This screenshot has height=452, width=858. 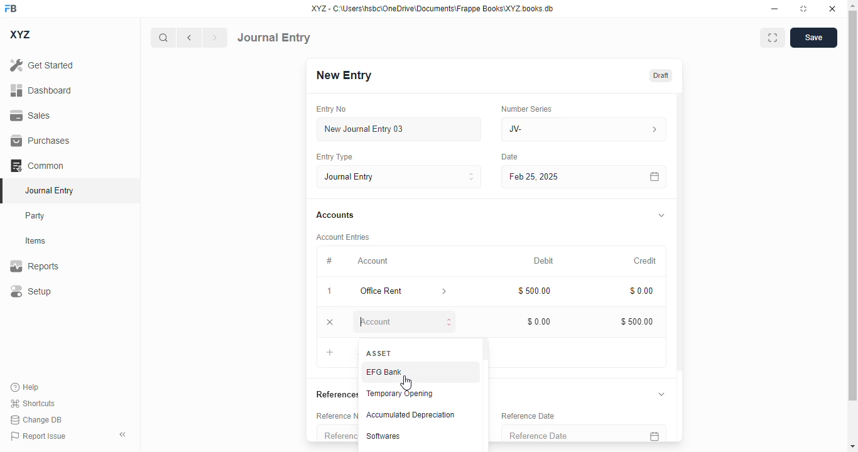 What do you see at coordinates (442, 293) in the screenshot?
I see `account information` at bounding box center [442, 293].